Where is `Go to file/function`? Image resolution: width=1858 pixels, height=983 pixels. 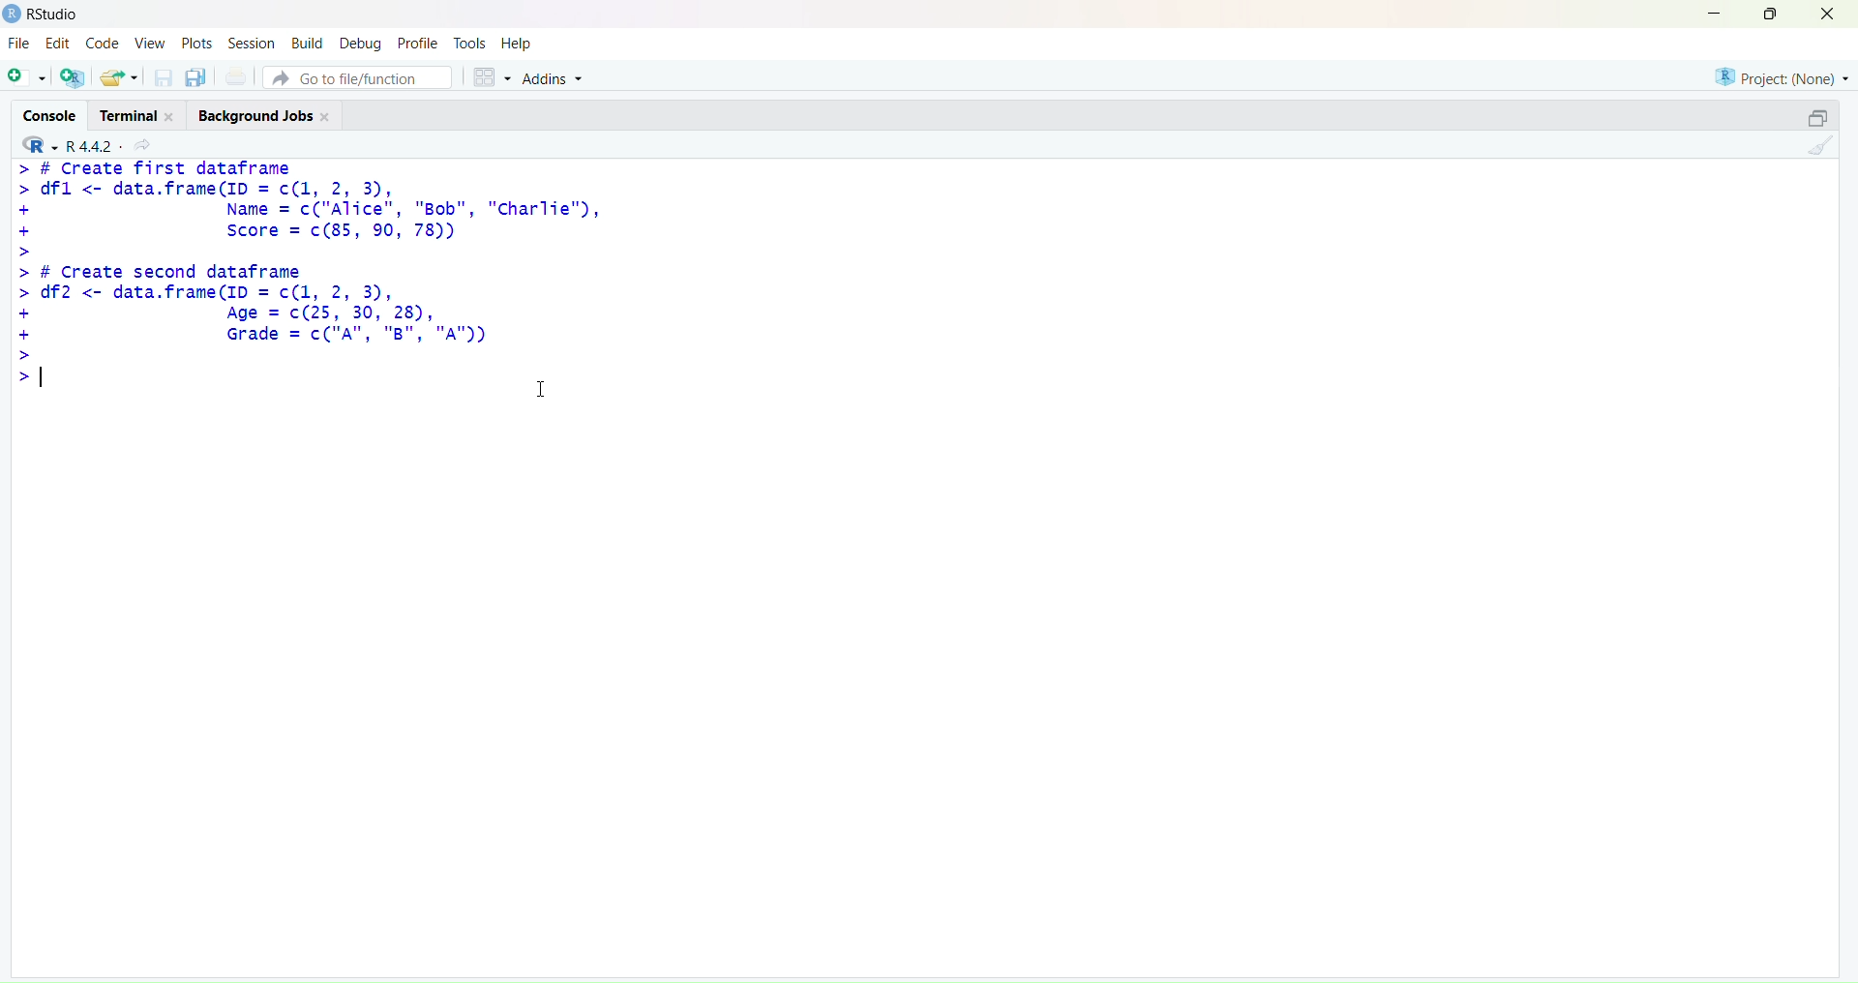
Go to file/function is located at coordinates (357, 77).